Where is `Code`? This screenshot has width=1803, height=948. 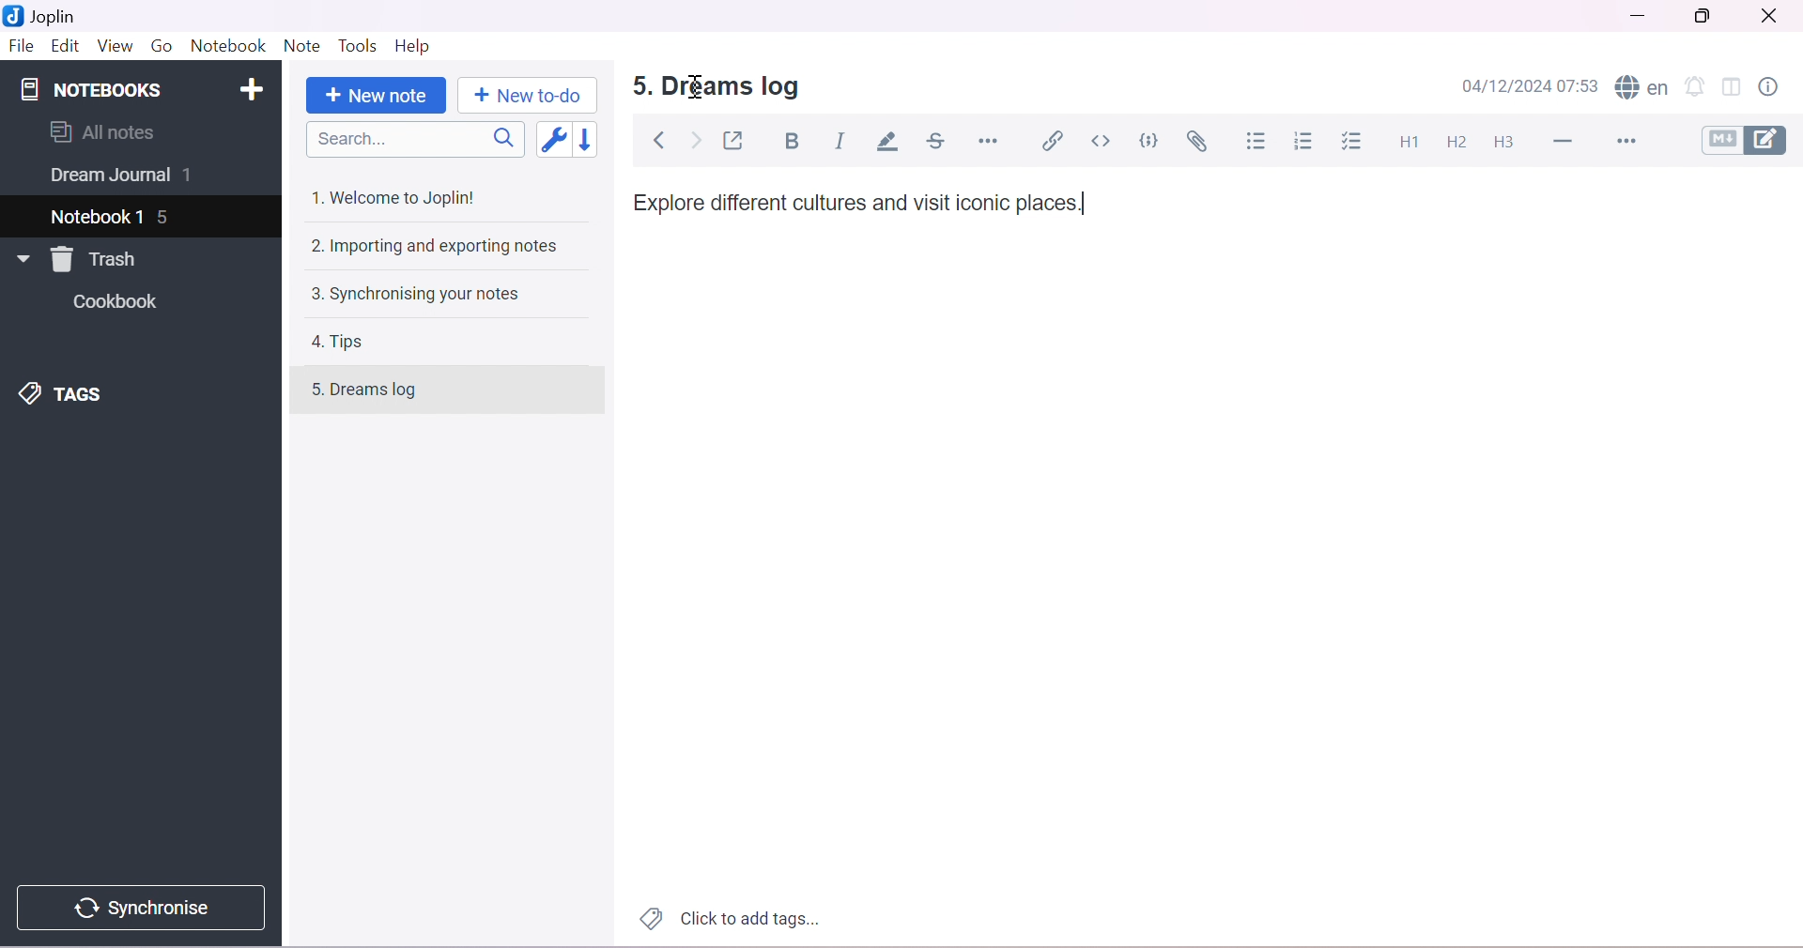 Code is located at coordinates (1152, 140).